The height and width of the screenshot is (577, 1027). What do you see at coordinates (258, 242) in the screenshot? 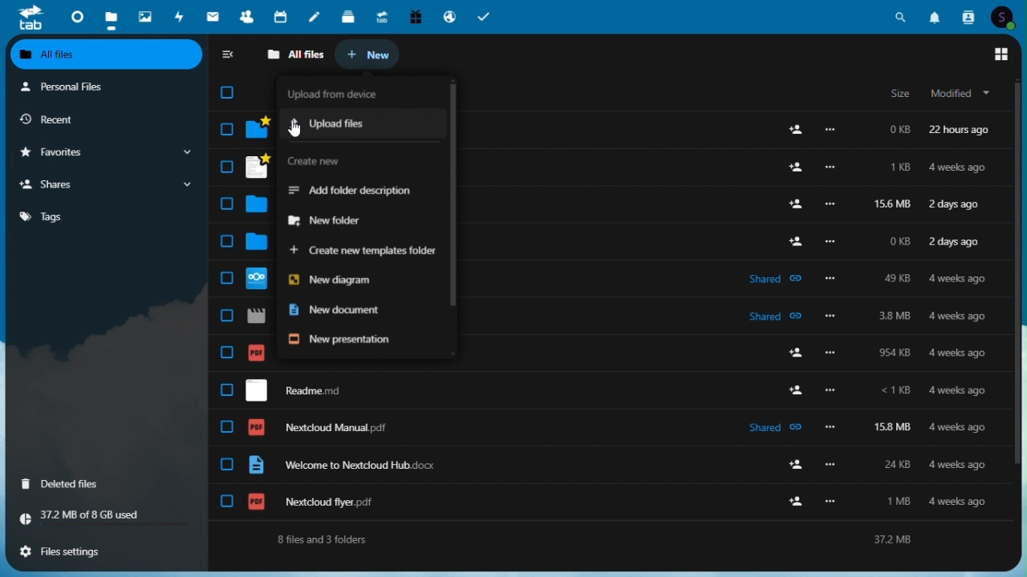
I see `folder` at bounding box center [258, 242].